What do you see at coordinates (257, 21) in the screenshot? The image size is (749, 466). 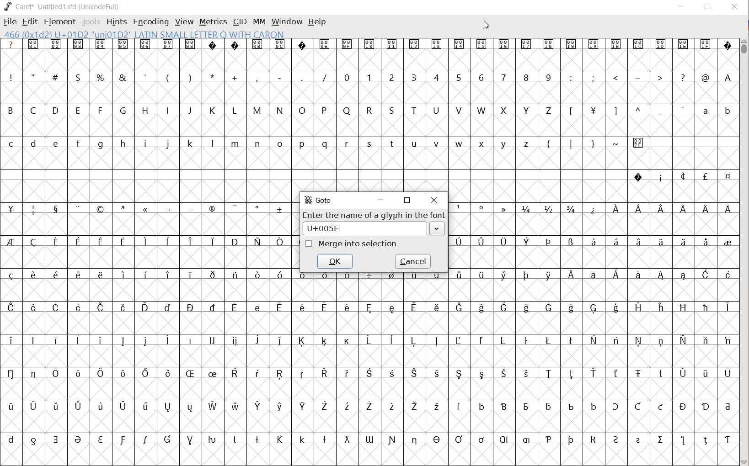 I see `MM` at bounding box center [257, 21].